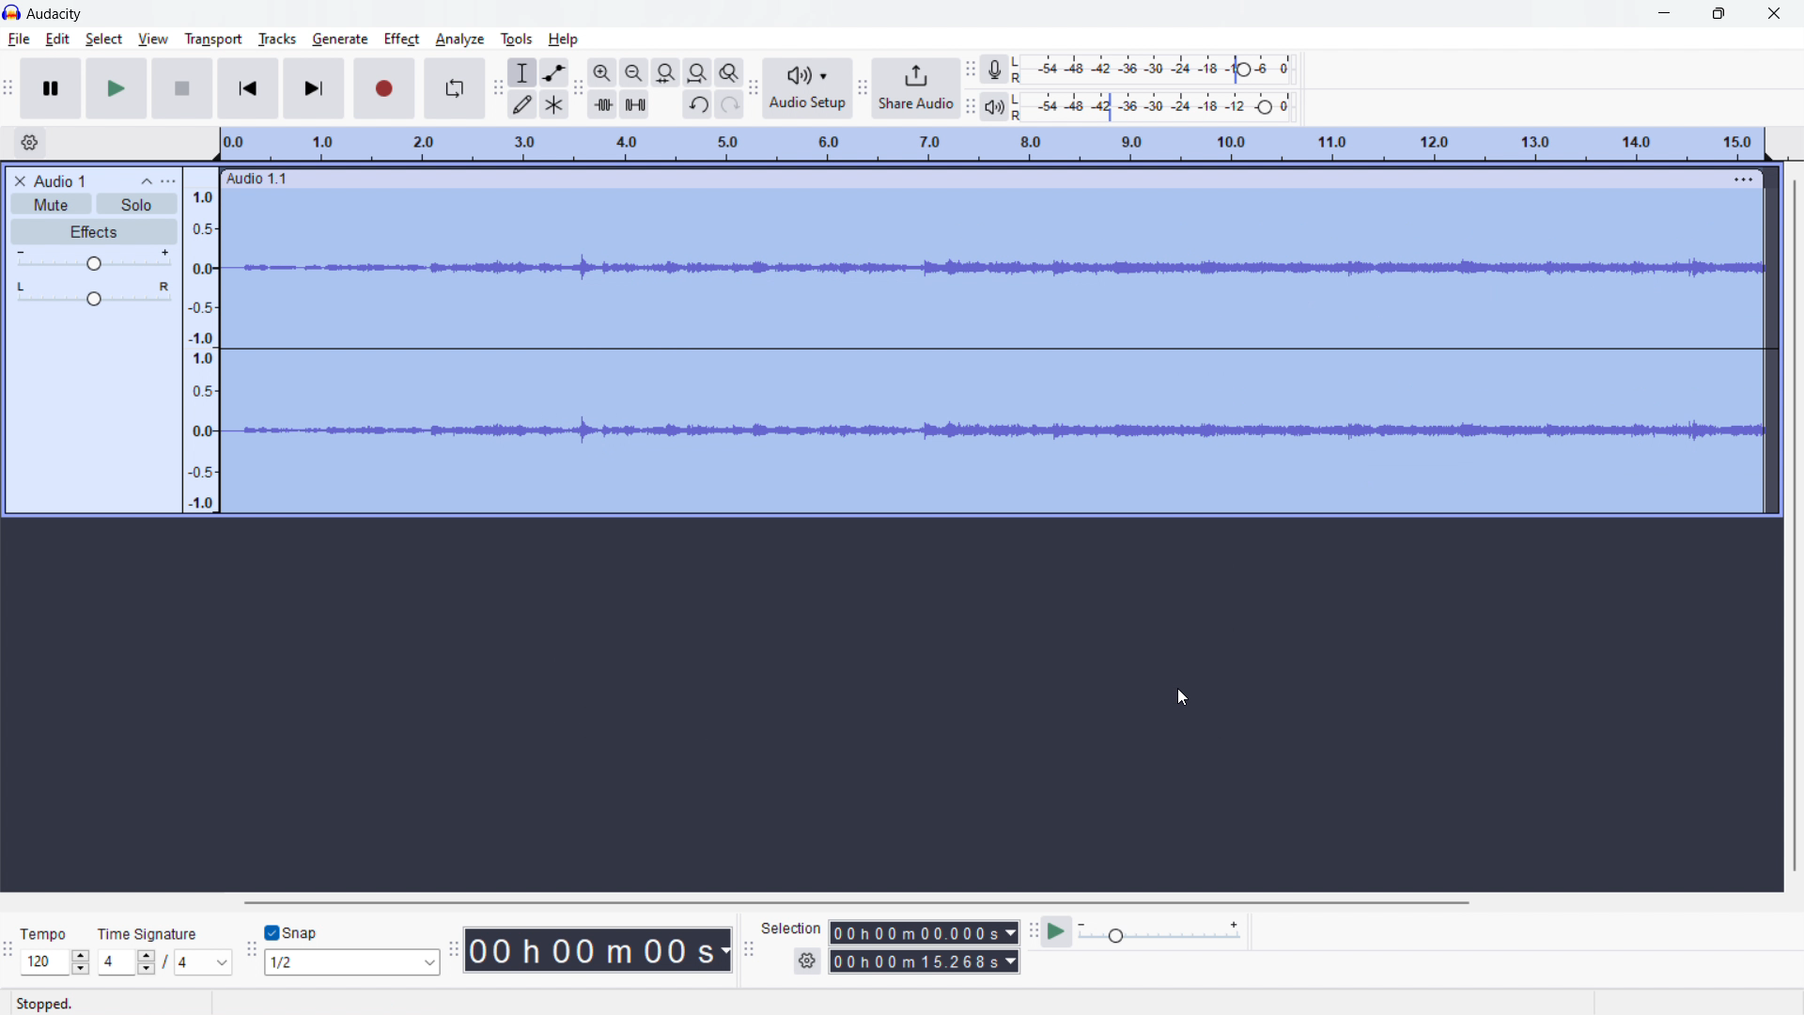  I want to click on maximize, so click(1719, 13).